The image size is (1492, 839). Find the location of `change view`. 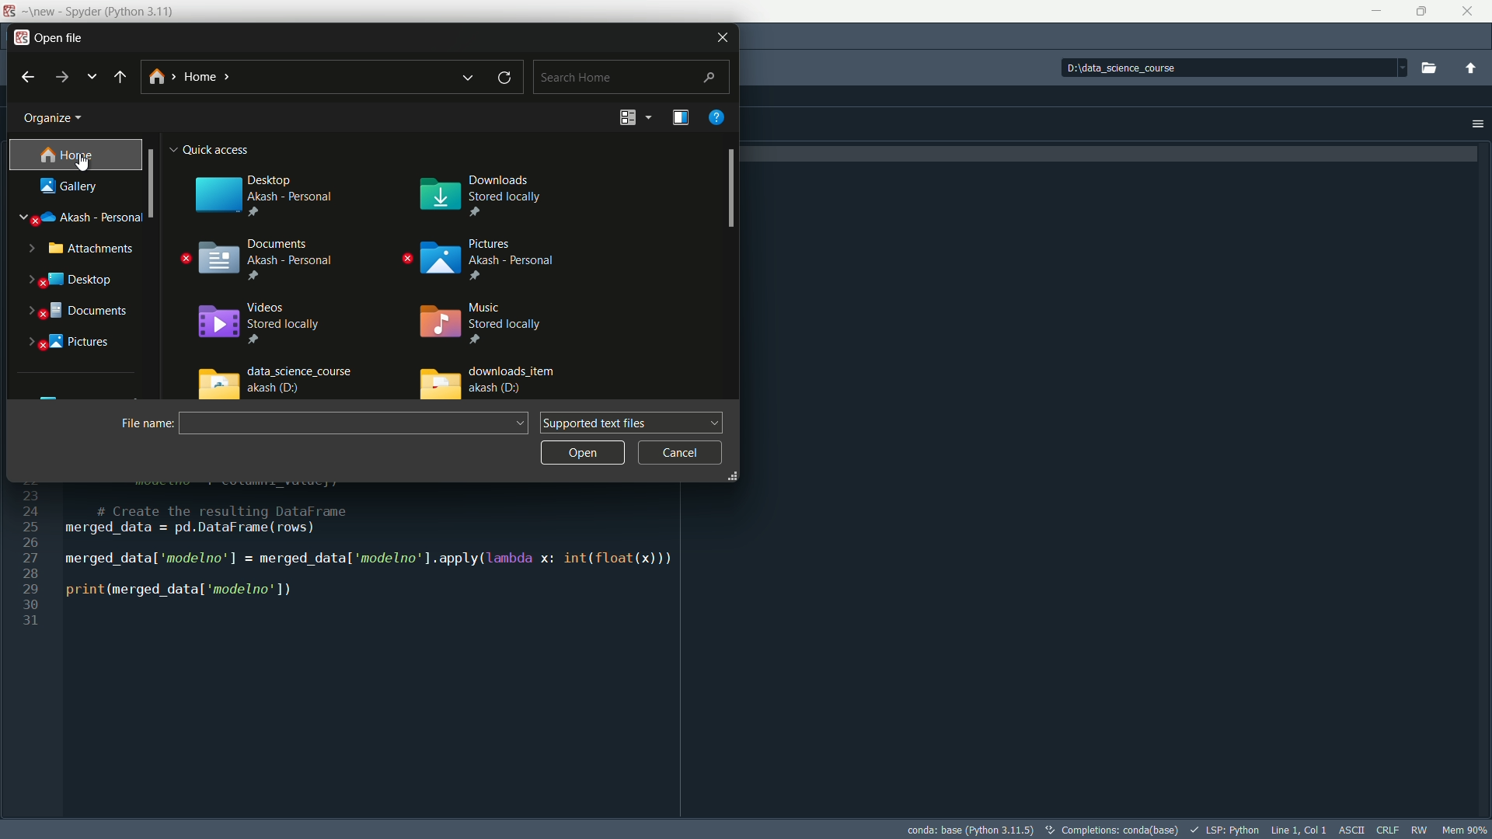

change view is located at coordinates (627, 118).